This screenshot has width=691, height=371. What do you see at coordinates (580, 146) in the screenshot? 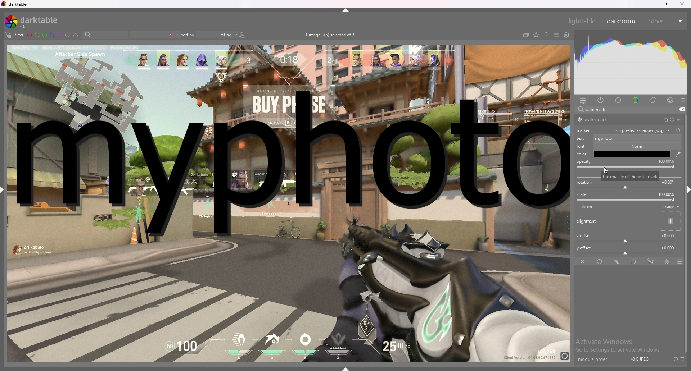
I see `font` at bounding box center [580, 146].